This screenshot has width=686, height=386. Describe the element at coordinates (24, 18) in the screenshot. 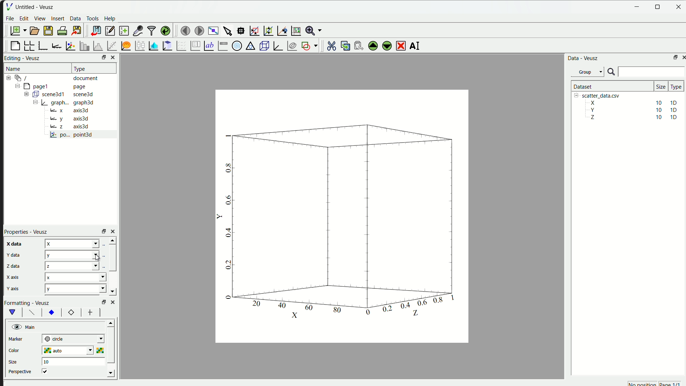

I see `edit` at that location.